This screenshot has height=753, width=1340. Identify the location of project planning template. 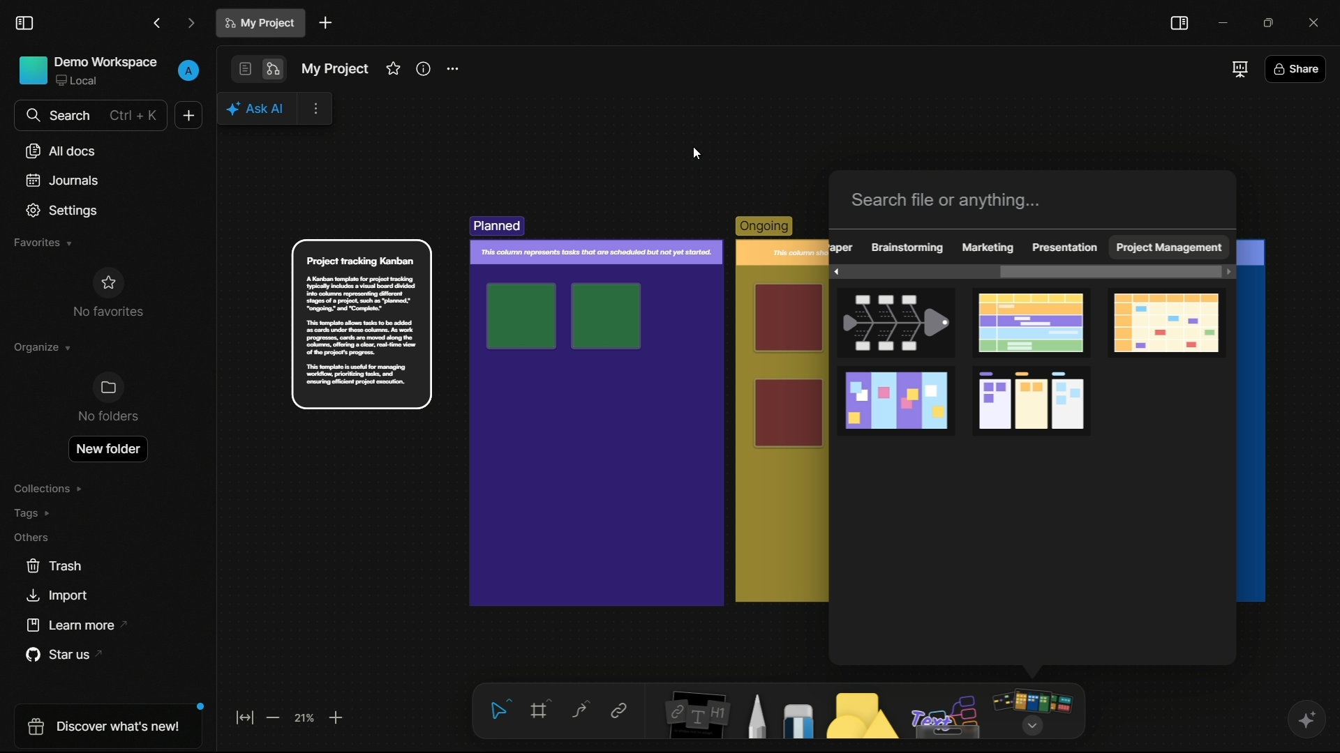
(895, 402).